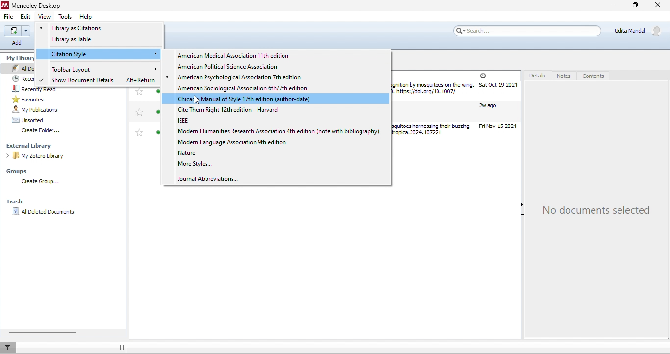 Image resolution: width=670 pixels, height=354 pixels. Describe the element at coordinates (30, 91) in the screenshot. I see `recently read` at that location.